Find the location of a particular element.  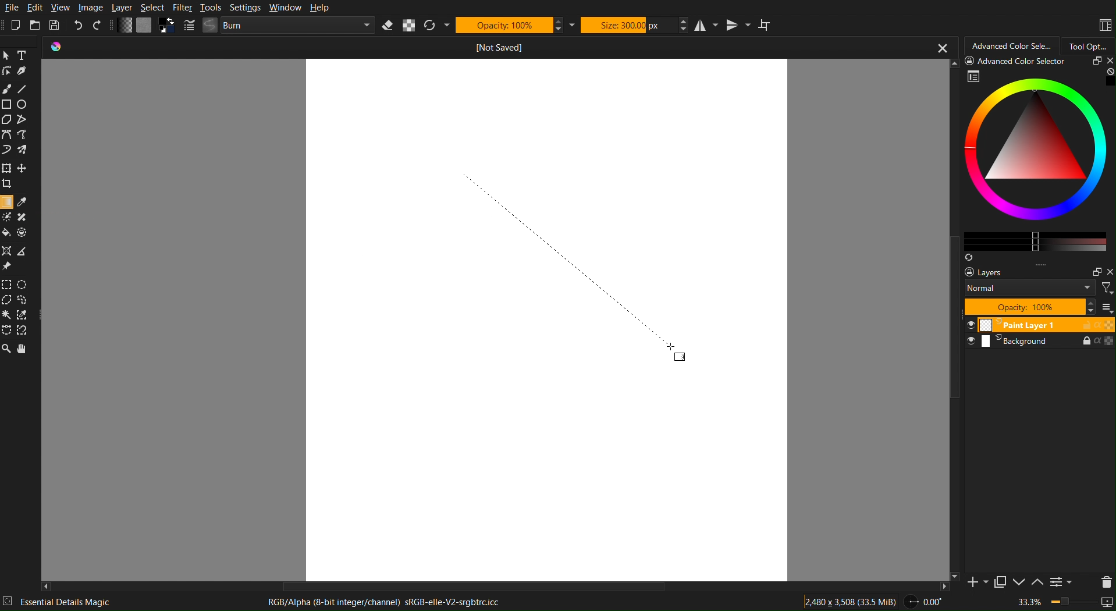

Refresh is located at coordinates (437, 25).